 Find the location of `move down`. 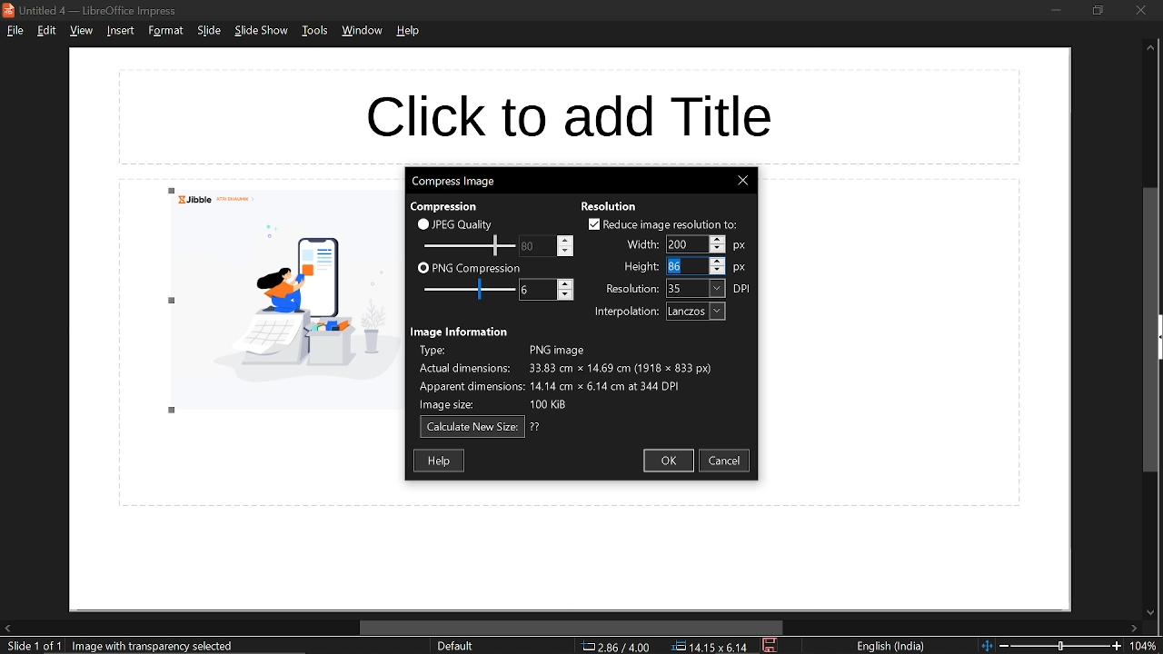

move down is located at coordinates (1148, 613).